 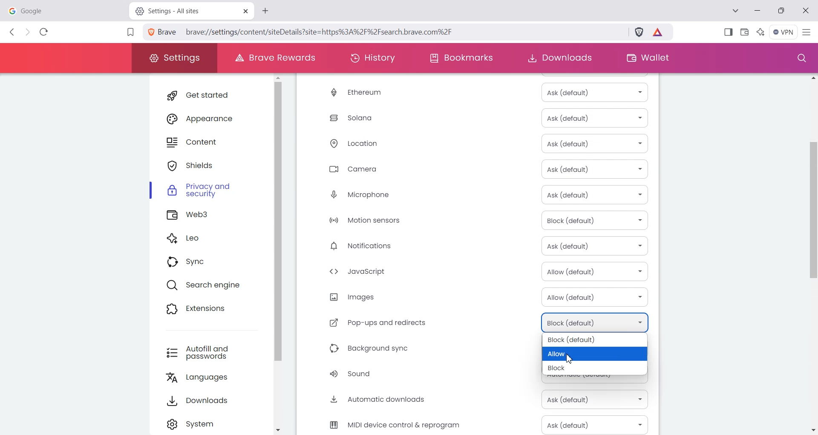 What do you see at coordinates (211, 216) in the screenshot?
I see `Web3` at bounding box center [211, 216].